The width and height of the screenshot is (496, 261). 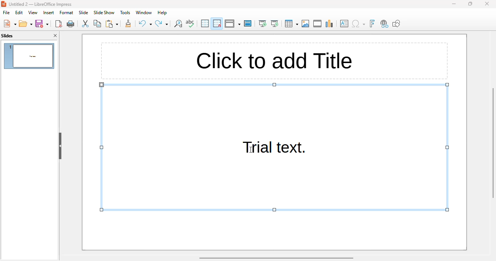 I want to click on new, so click(x=9, y=23).